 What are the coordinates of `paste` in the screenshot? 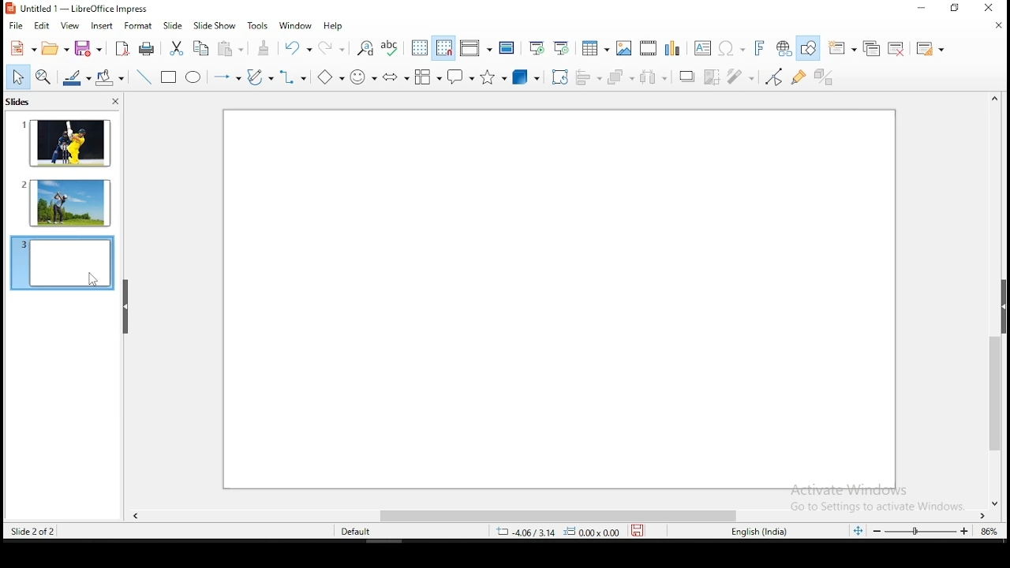 It's located at (229, 49).